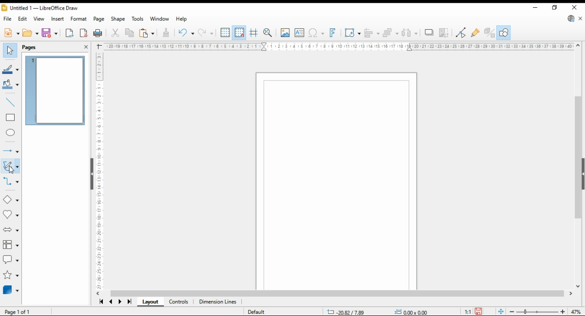 Image resolution: width=585 pixels, height=316 pixels. Describe the element at coordinates (11, 259) in the screenshot. I see `callout shapes` at that location.